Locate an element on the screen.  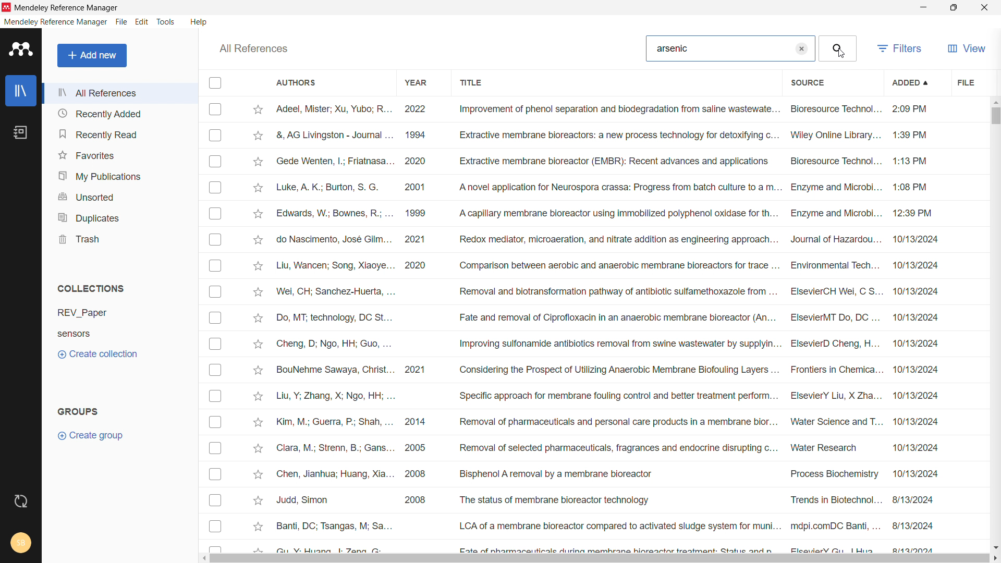
checkbox is located at coordinates (215, 82).